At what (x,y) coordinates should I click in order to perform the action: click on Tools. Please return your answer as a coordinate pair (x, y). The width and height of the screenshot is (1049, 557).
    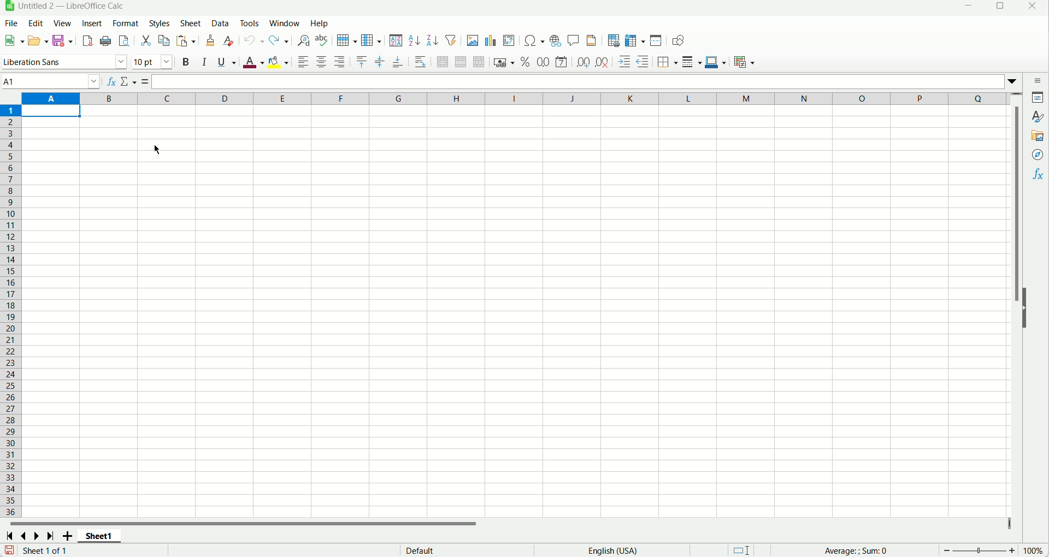
    Looking at the image, I should click on (249, 23).